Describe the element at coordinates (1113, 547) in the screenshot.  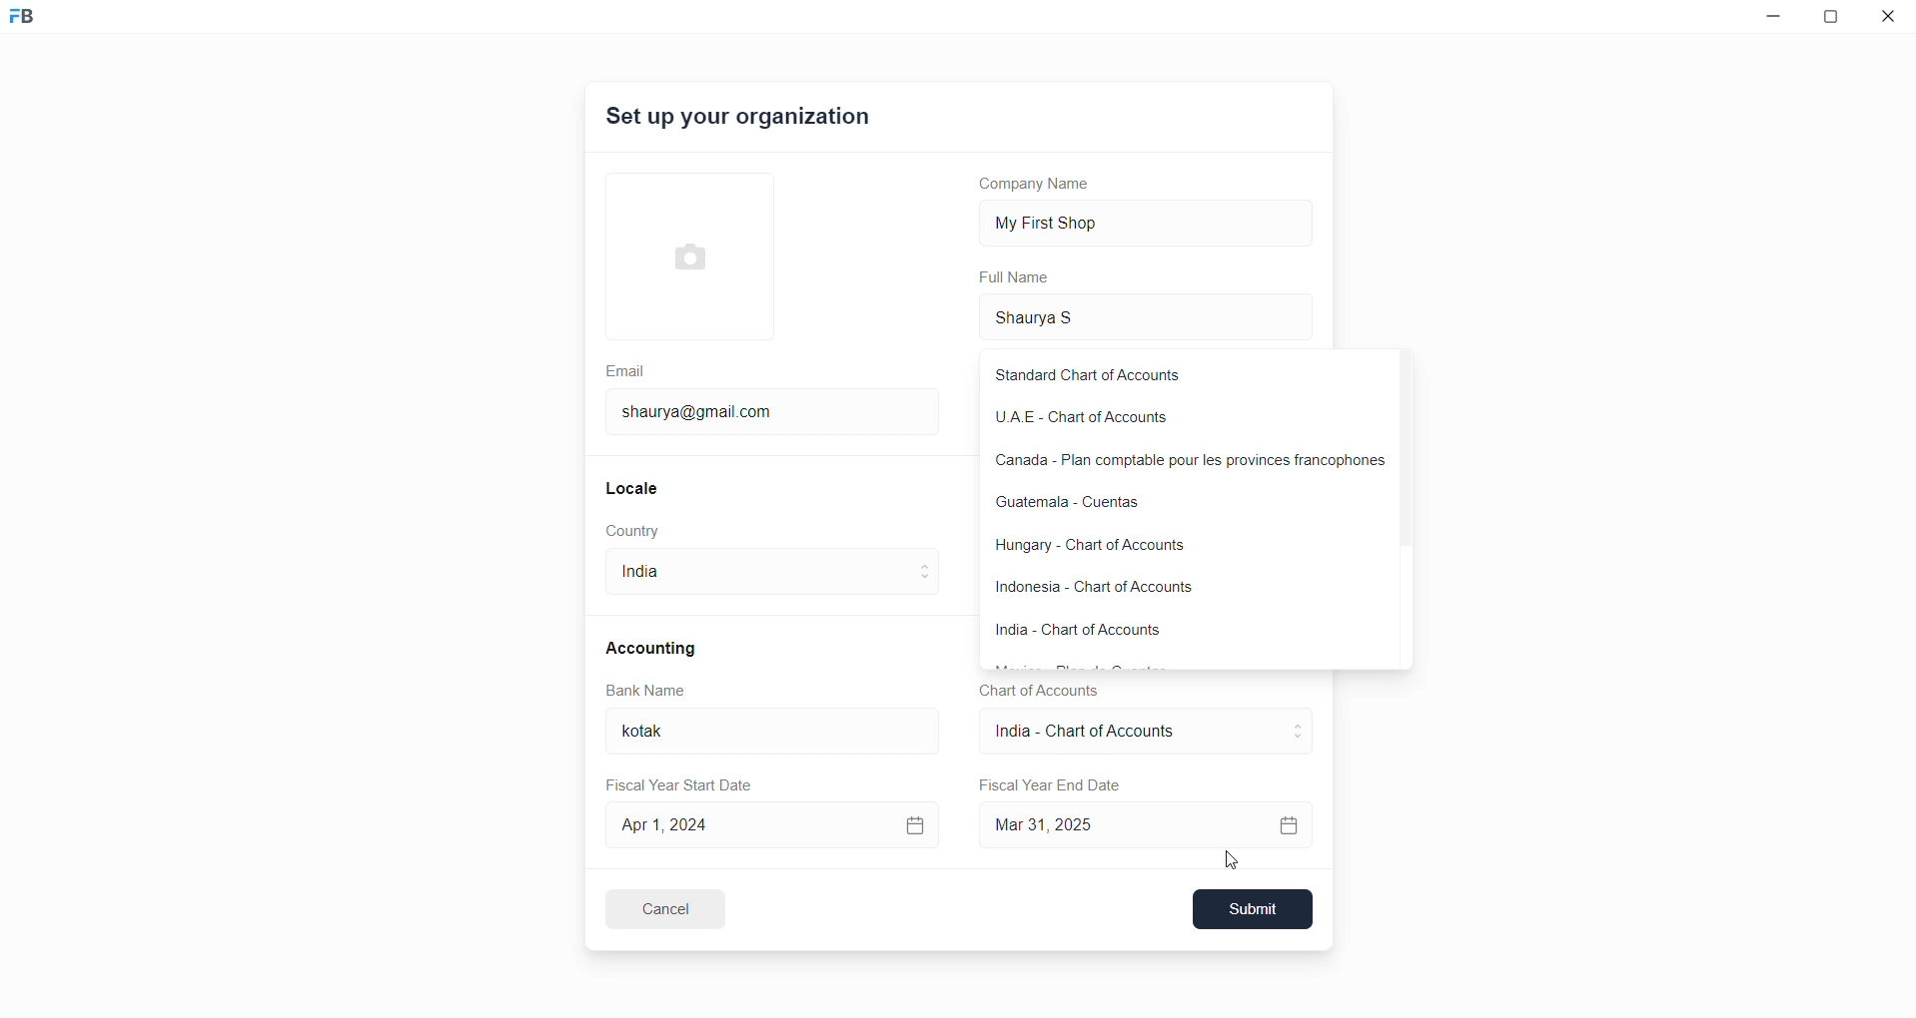
I see `Hungary - Chart of Accounts.` at that location.